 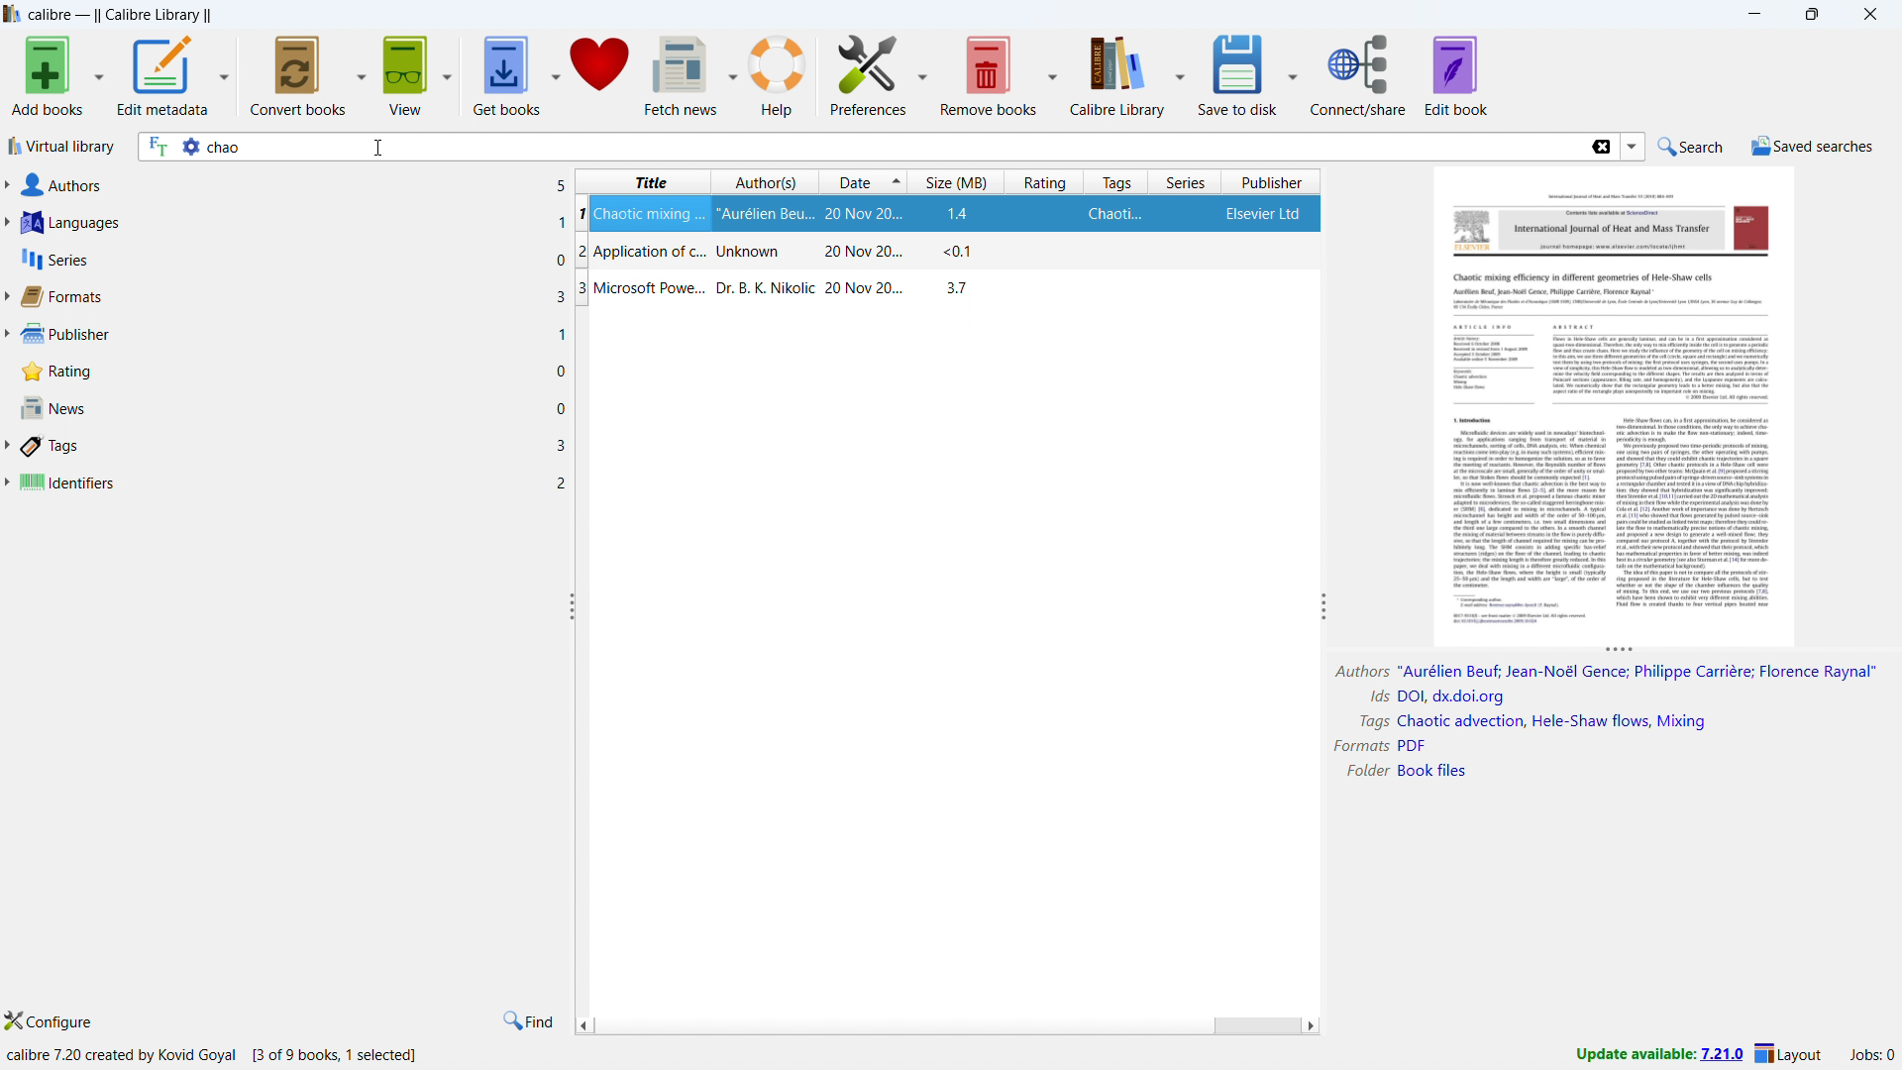 I want to click on add books, so click(x=46, y=74).